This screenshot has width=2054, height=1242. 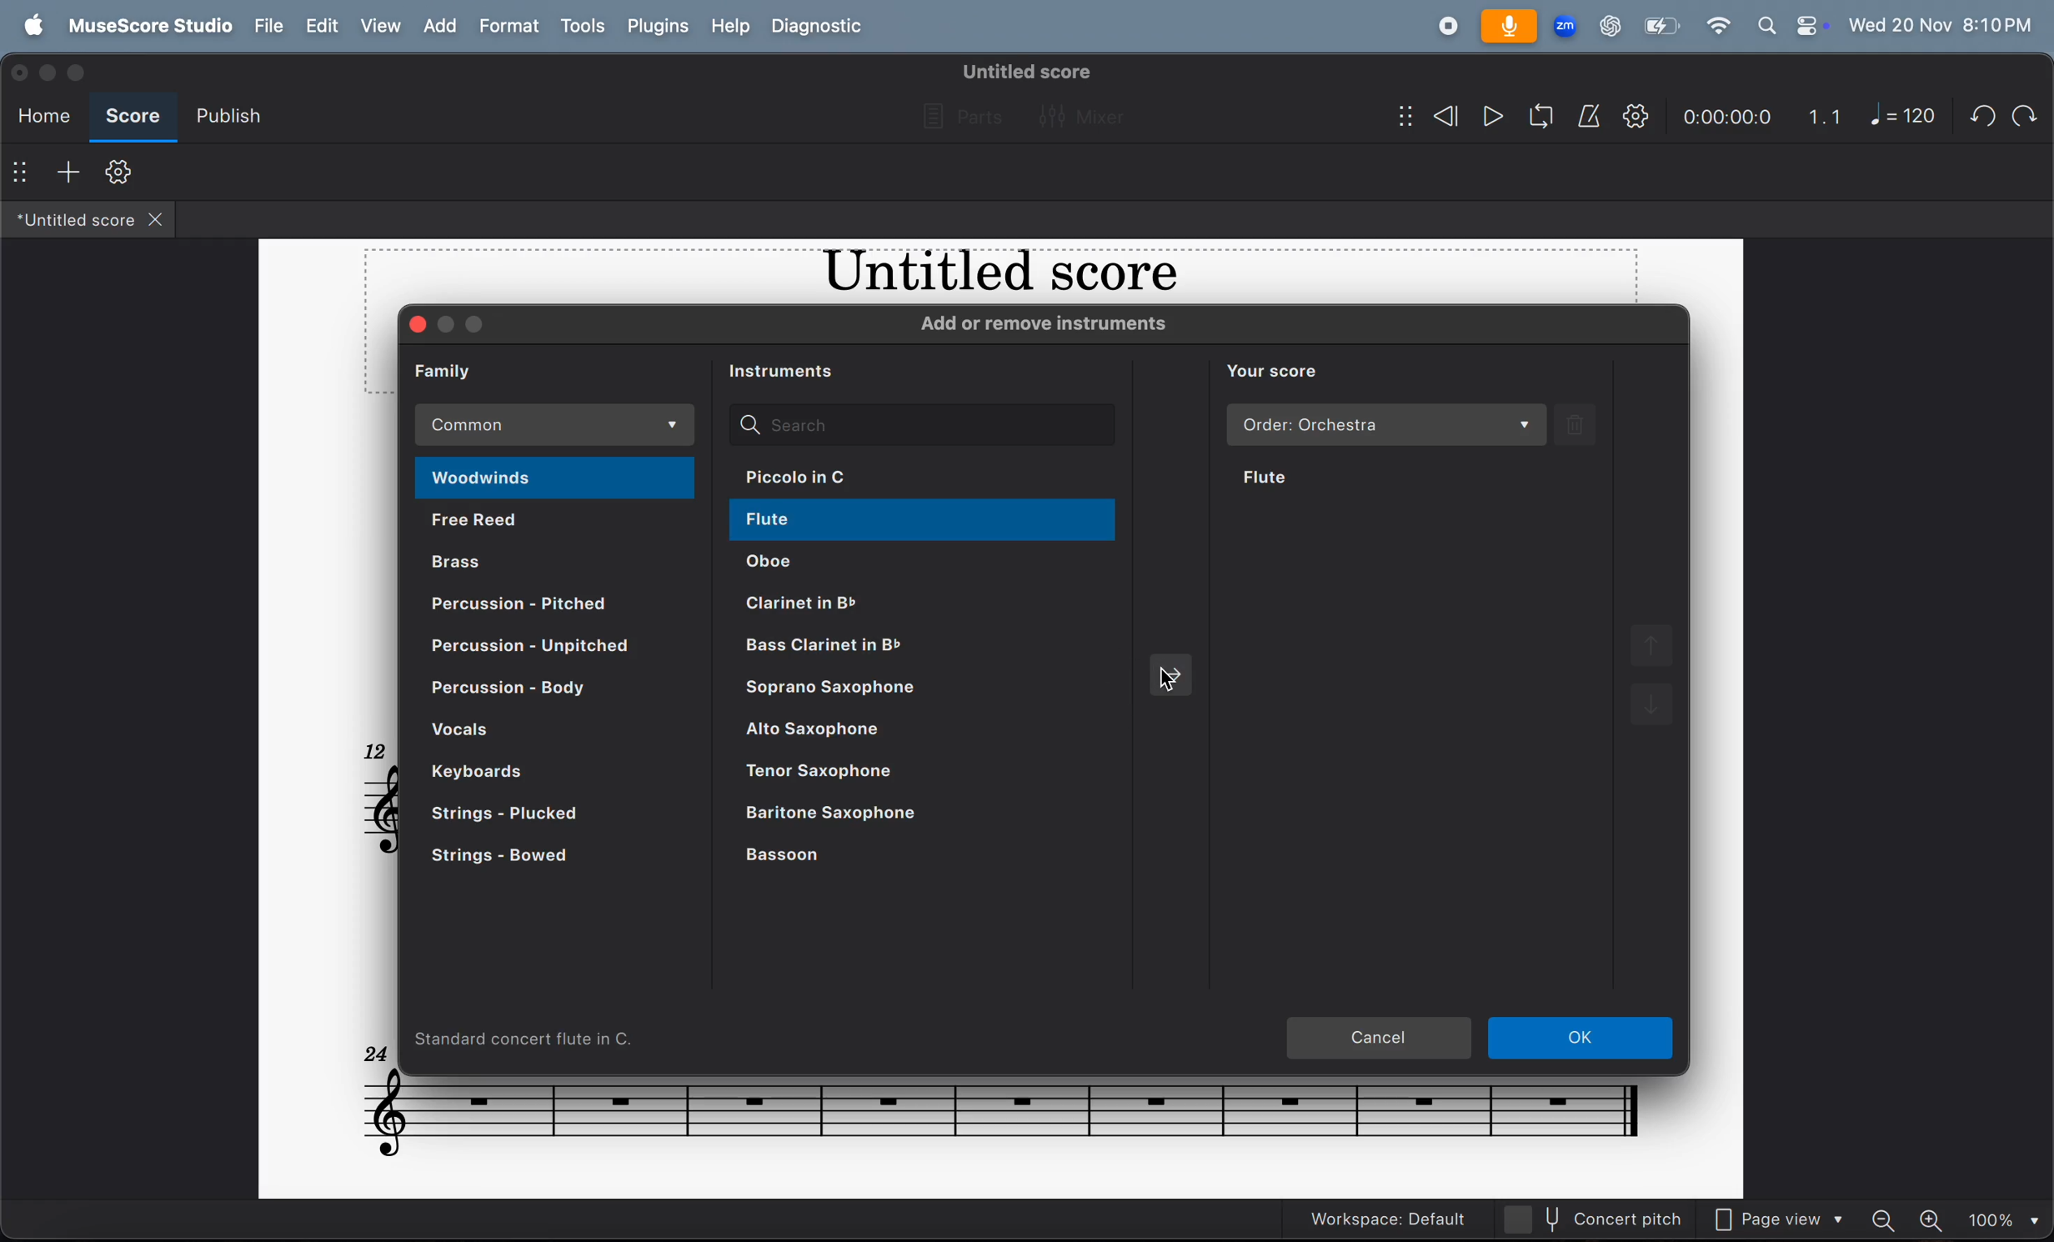 I want to click on edit, so click(x=324, y=26).